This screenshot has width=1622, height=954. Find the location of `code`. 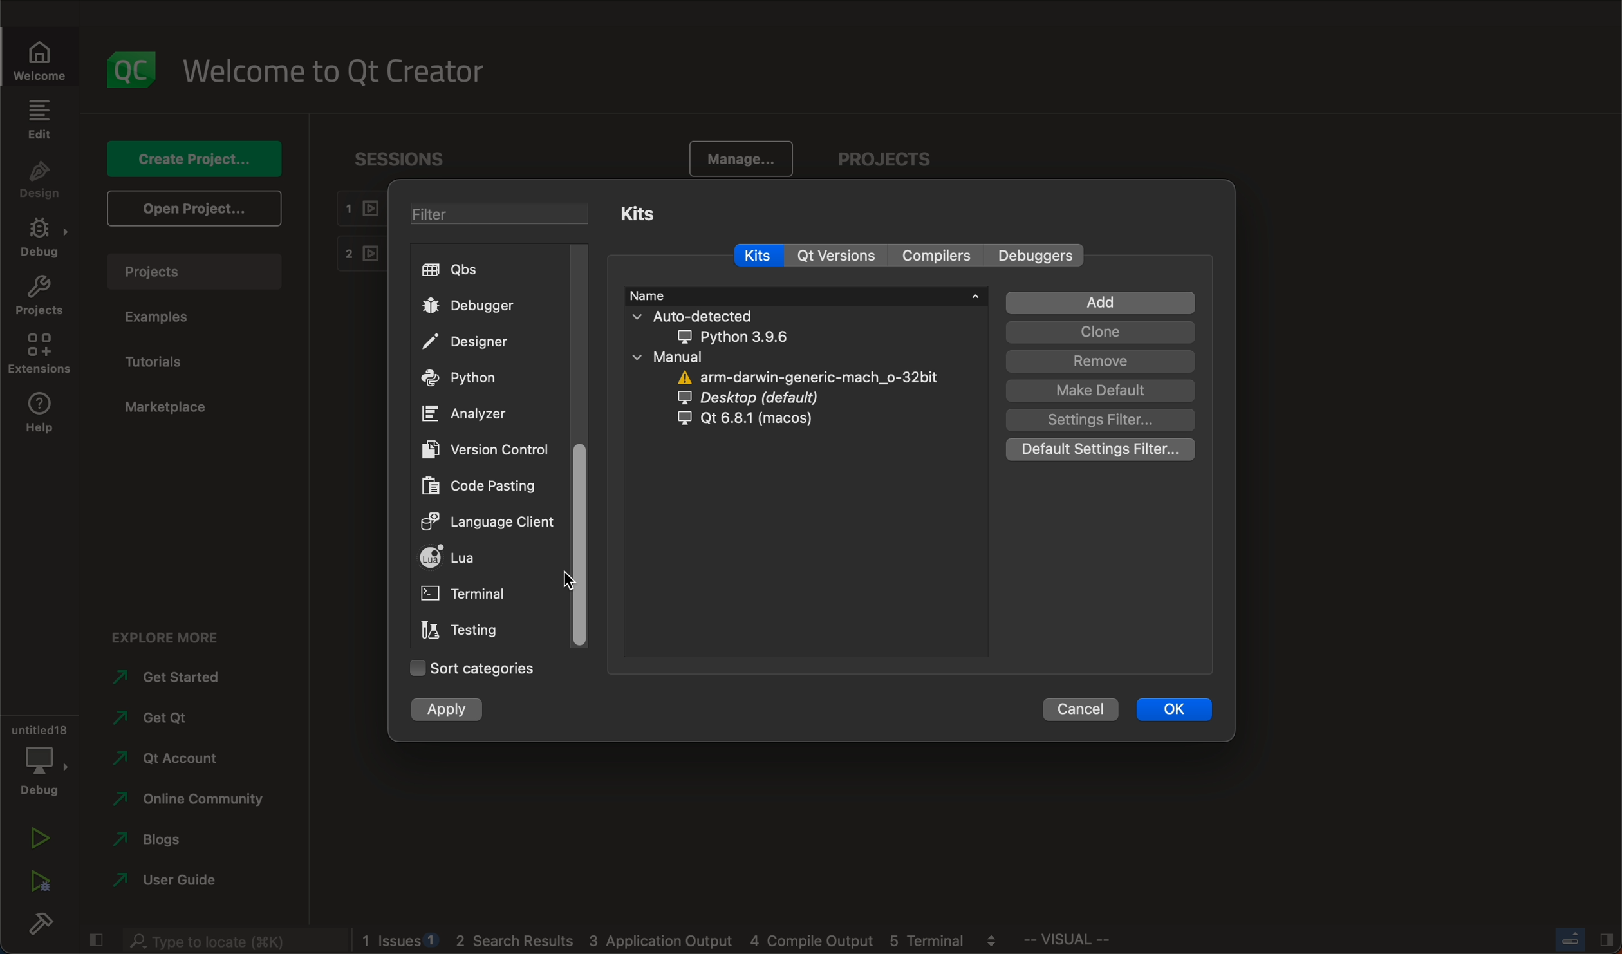

code is located at coordinates (481, 487).